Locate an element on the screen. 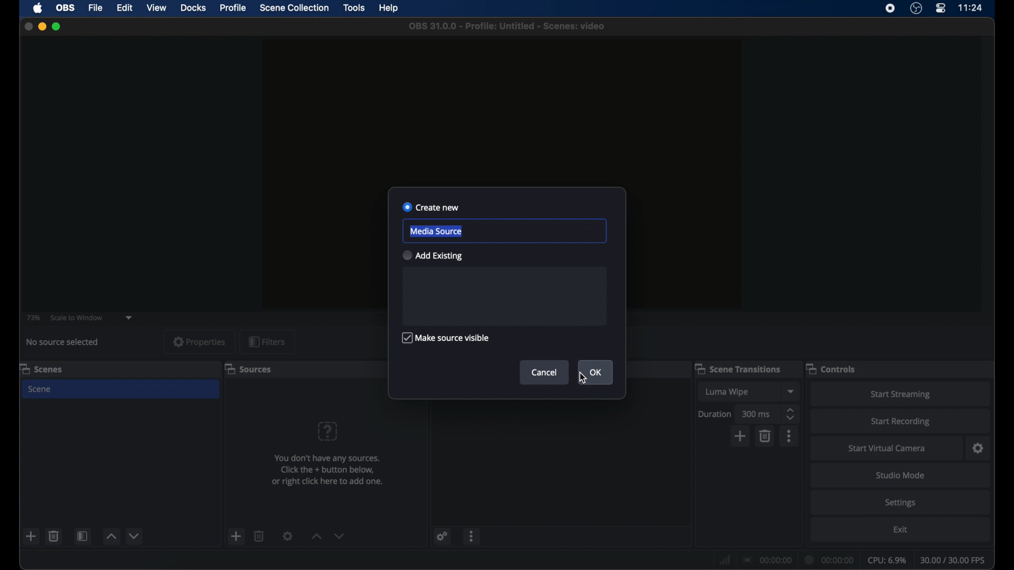  profile is located at coordinates (234, 8).